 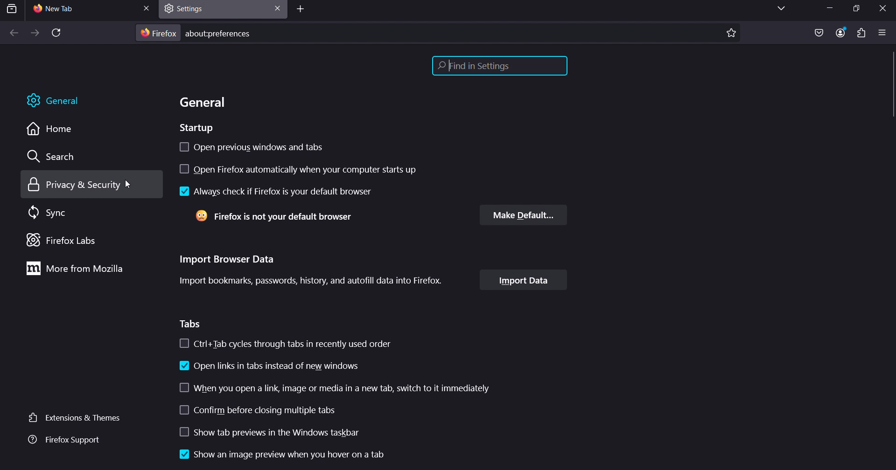 What do you see at coordinates (271, 368) in the screenshot?
I see `open links in tabs instead of new windows` at bounding box center [271, 368].